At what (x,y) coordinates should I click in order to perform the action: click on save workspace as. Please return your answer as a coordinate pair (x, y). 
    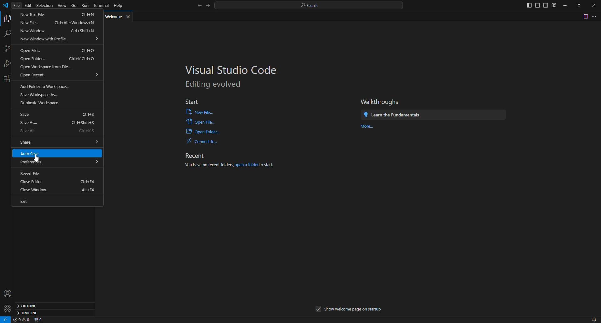
    Looking at the image, I should click on (40, 95).